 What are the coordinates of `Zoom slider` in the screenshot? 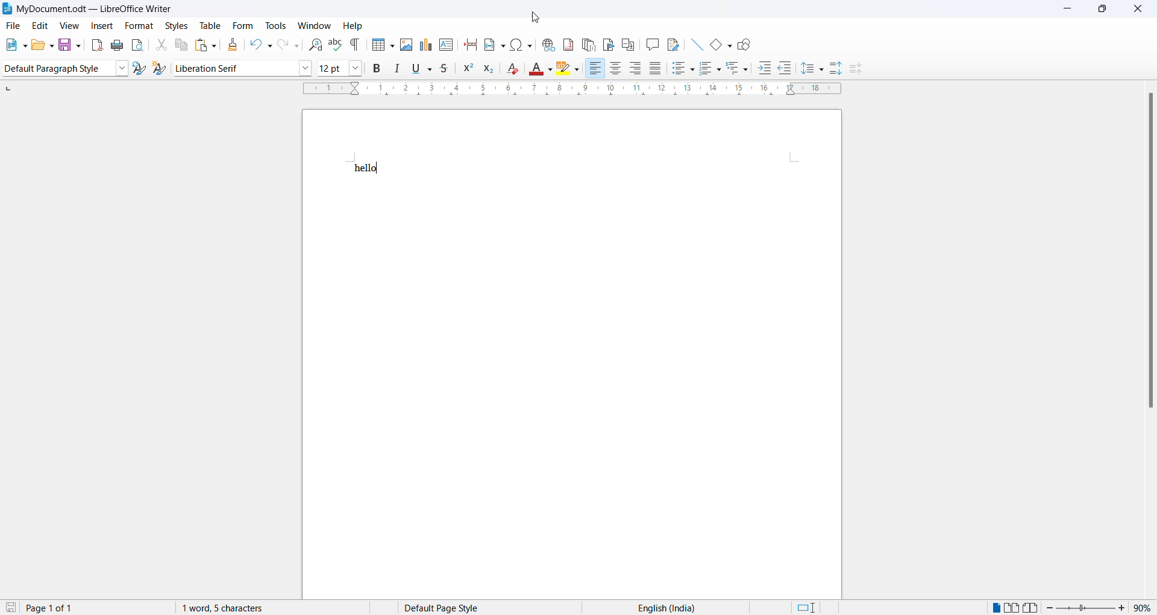 It's located at (1086, 608).